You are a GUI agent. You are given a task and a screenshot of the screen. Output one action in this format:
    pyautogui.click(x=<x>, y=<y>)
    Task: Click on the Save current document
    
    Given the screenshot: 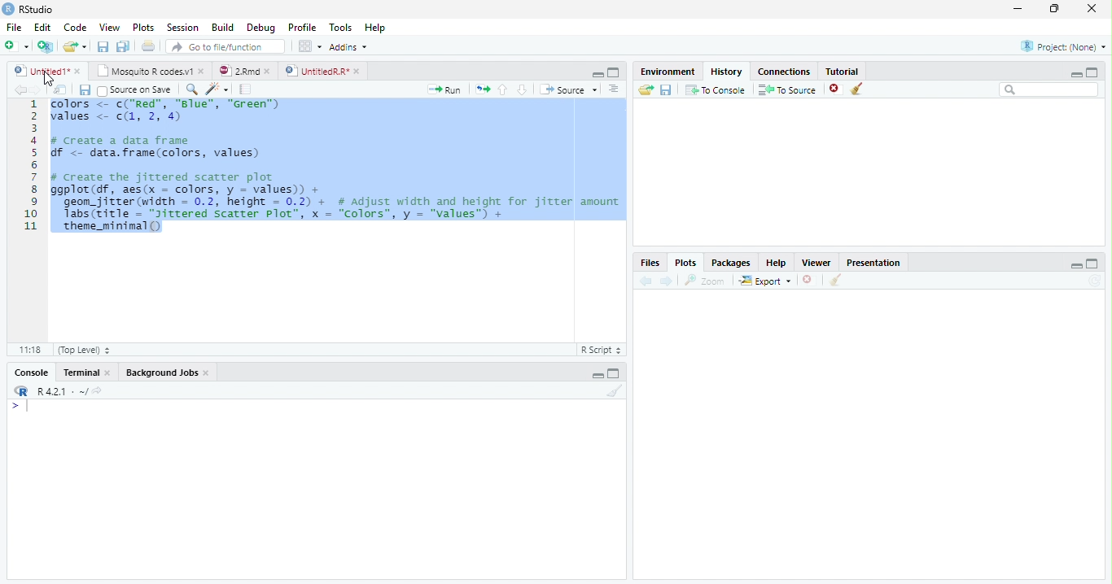 What is the action you would take?
    pyautogui.click(x=103, y=46)
    